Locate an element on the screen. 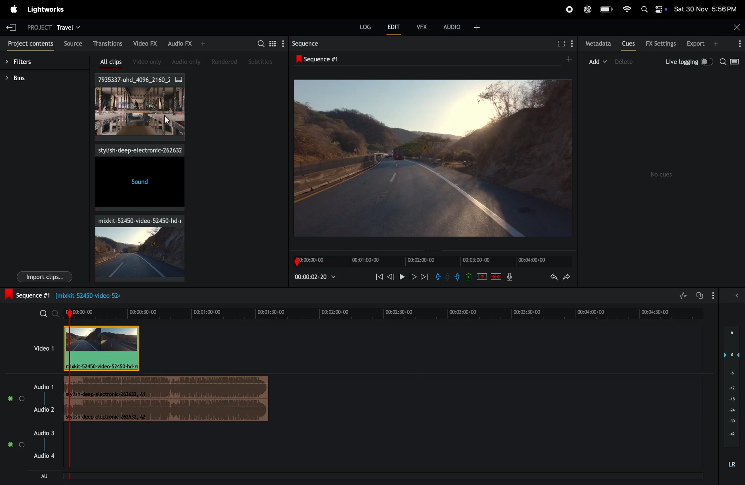  subtitles is located at coordinates (260, 61).